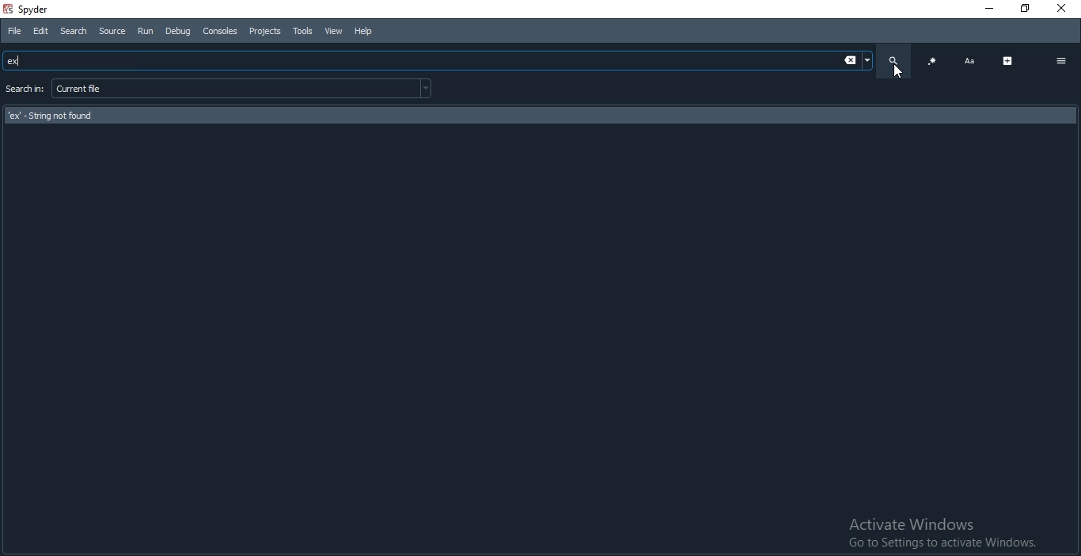  I want to click on tools, so click(302, 31).